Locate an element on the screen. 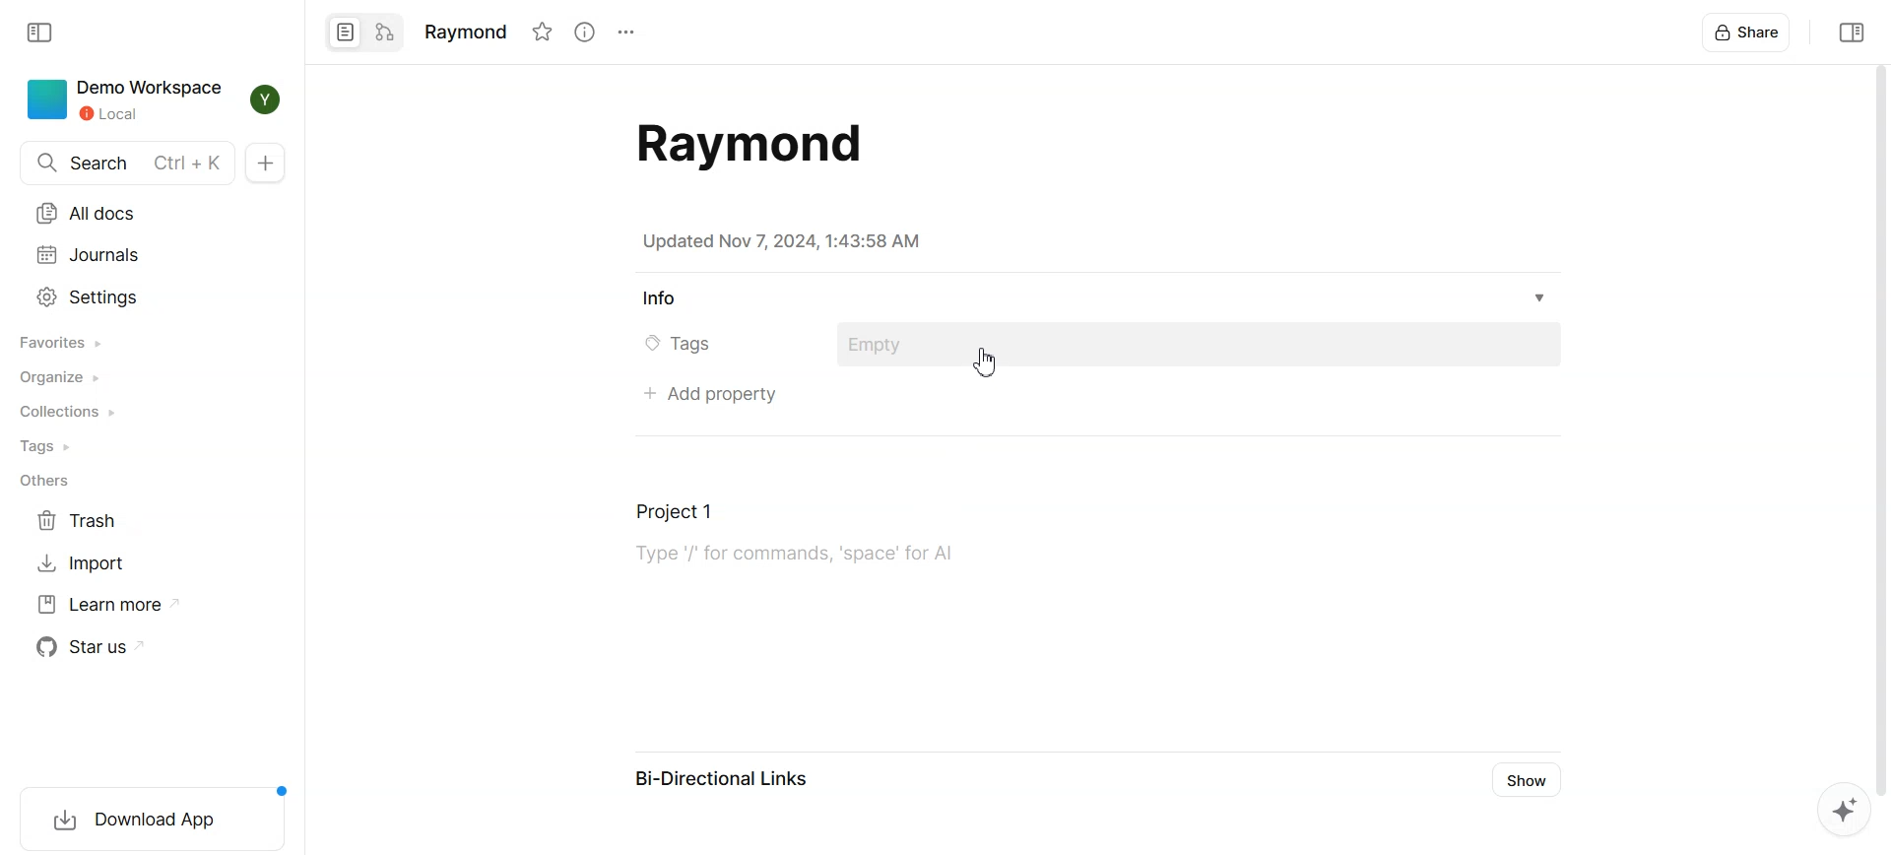 This screenshot has width=1891, height=855. Show is located at coordinates (1531, 780).